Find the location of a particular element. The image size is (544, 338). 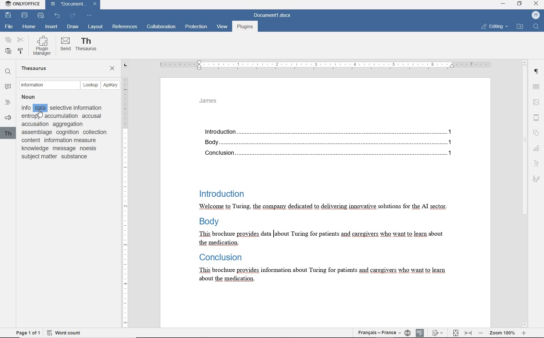

FIND is located at coordinates (536, 27).